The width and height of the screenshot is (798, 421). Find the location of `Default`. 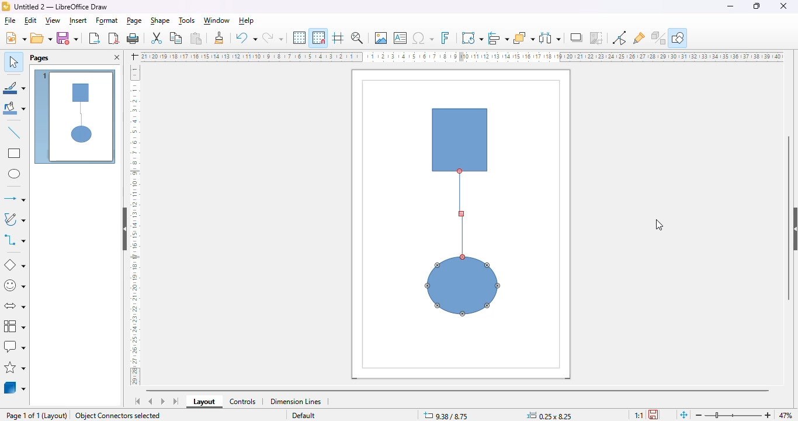

Default is located at coordinates (302, 416).